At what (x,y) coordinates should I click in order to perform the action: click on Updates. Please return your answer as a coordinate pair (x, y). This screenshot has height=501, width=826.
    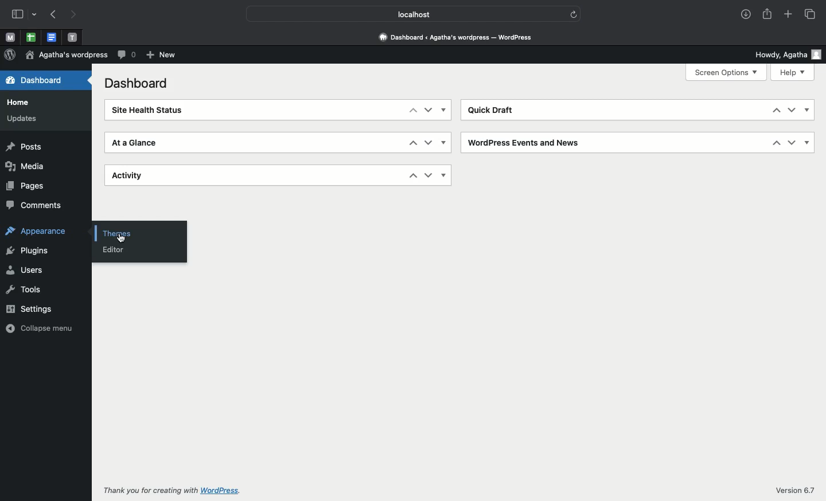
    Looking at the image, I should click on (21, 119).